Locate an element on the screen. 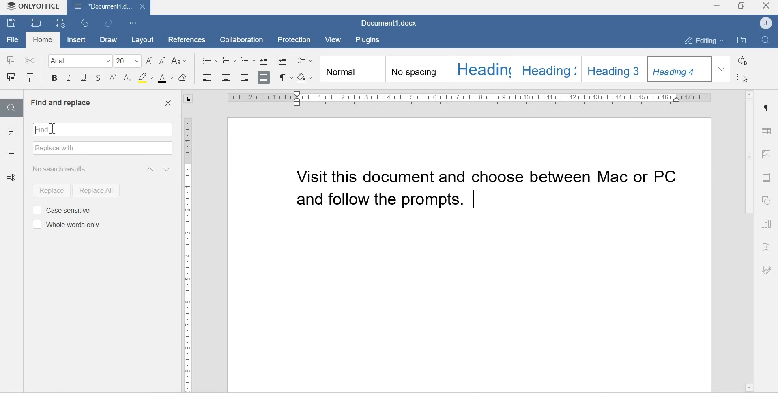 The width and height of the screenshot is (778, 393). Align right is located at coordinates (245, 78).